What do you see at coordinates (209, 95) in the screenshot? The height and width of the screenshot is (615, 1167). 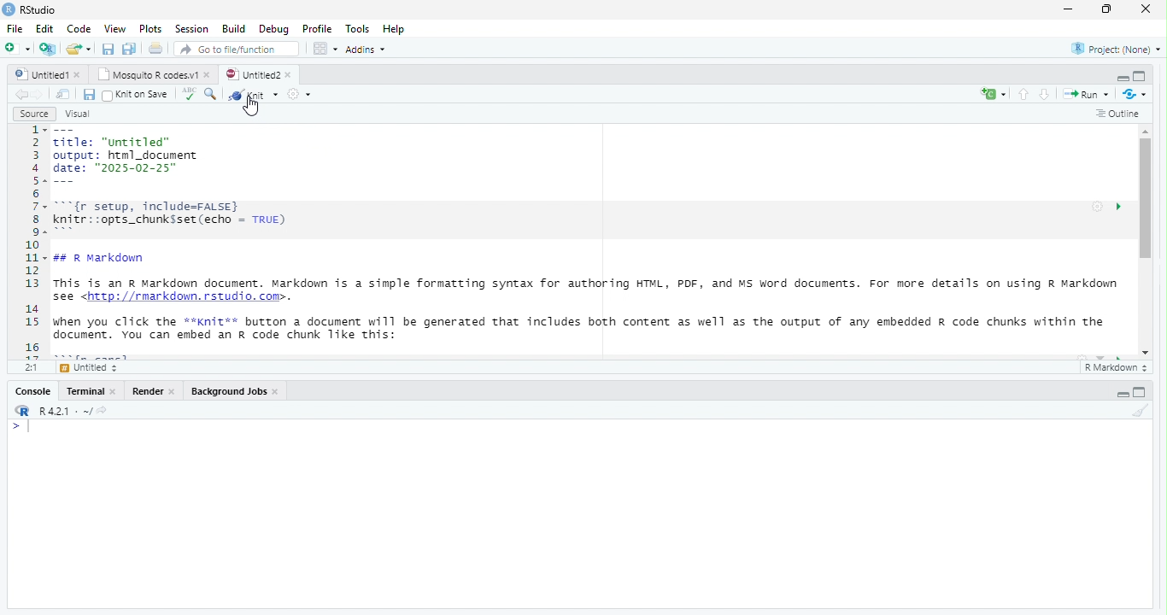 I see `search` at bounding box center [209, 95].